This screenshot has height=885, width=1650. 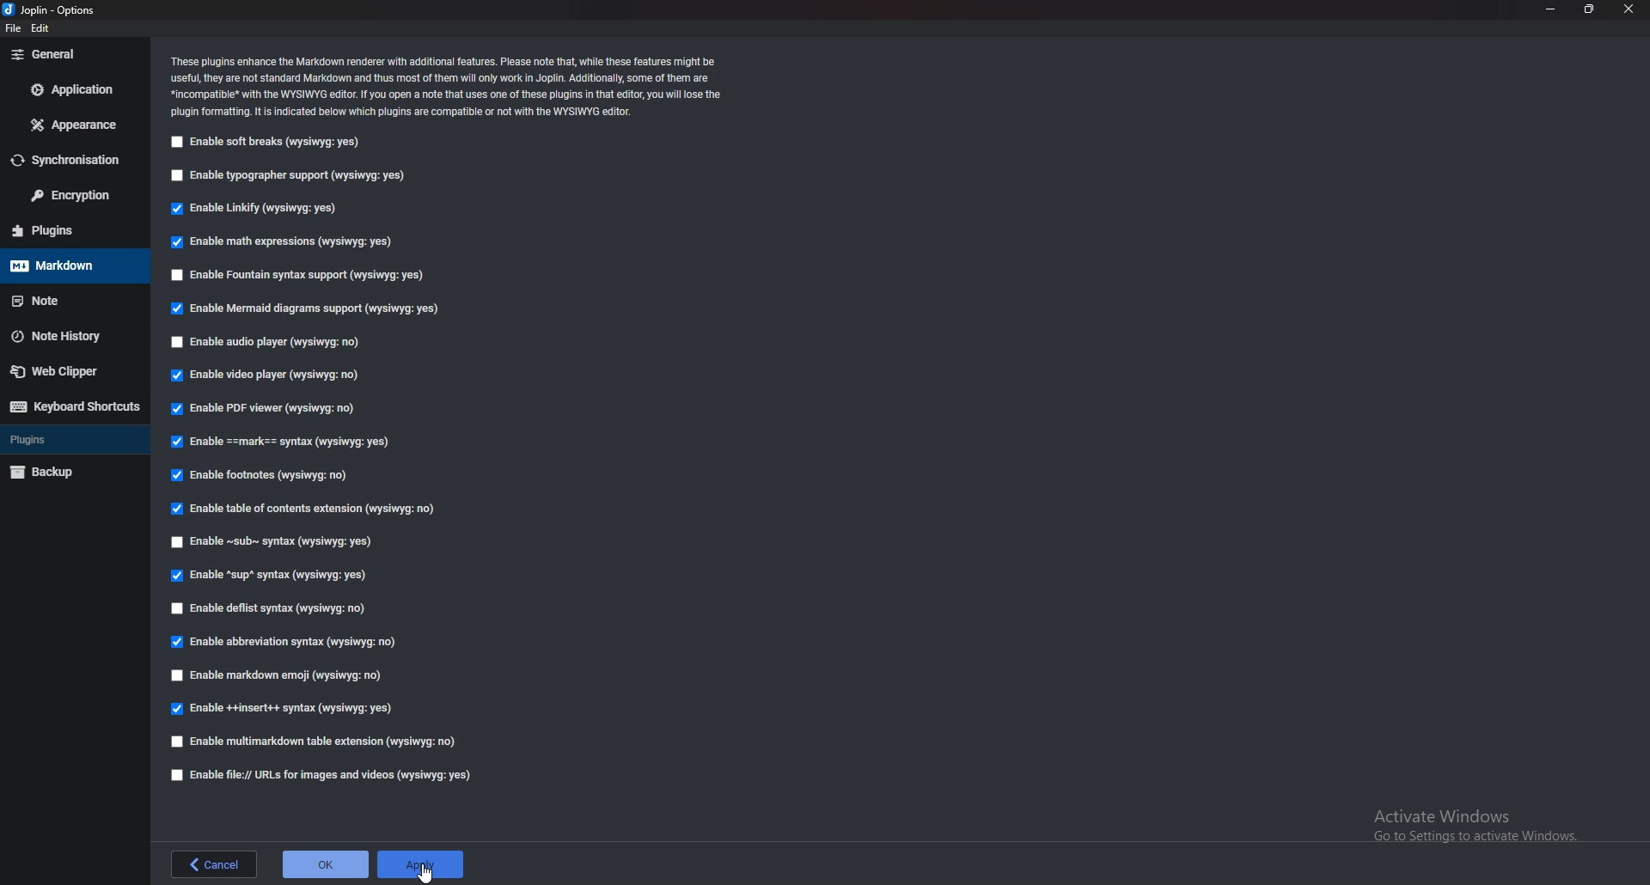 I want to click on Plugins, so click(x=72, y=437).